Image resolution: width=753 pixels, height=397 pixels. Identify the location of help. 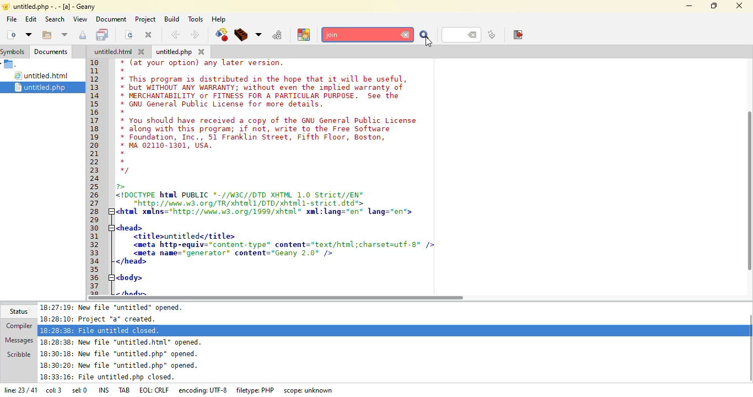
(218, 19).